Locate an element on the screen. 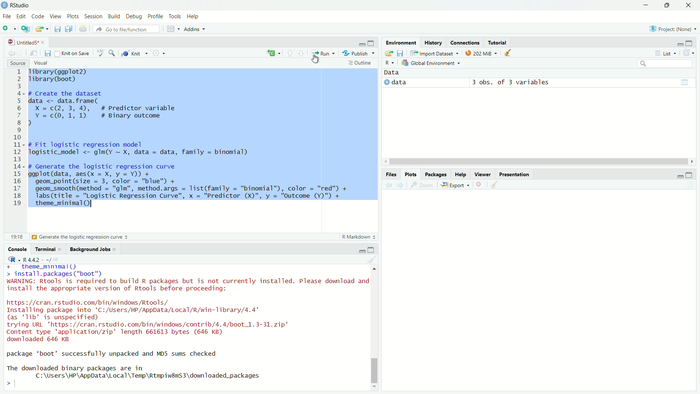 This screenshot has width=700, height=394. 202 MiB is located at coordinates (481, 52).